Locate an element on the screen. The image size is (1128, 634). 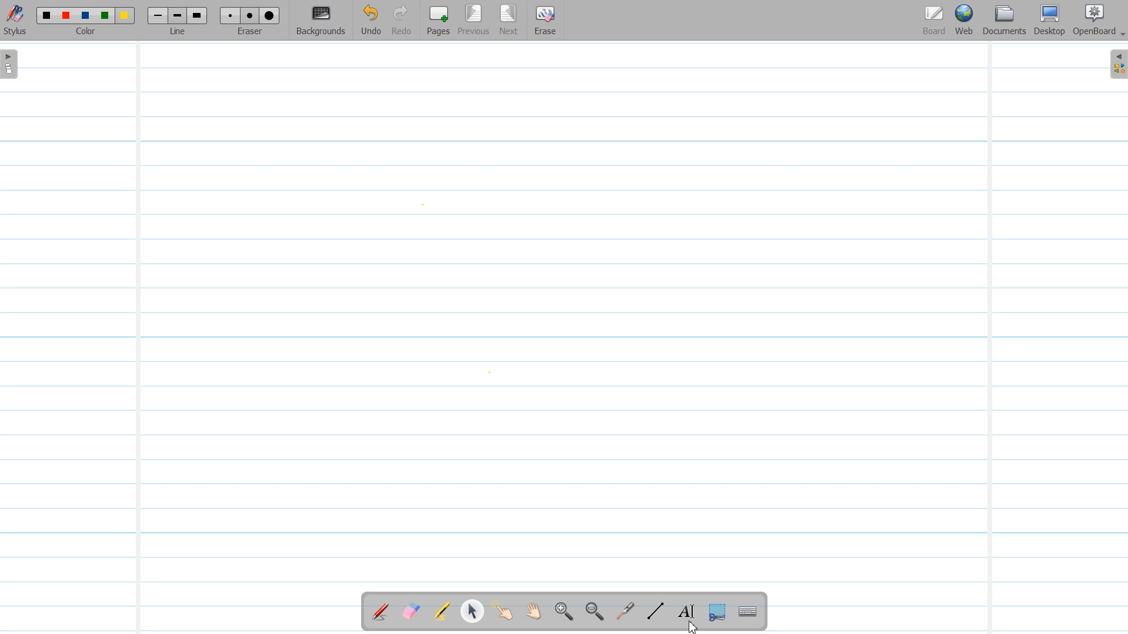
Next is located at coordinates (509, 21).